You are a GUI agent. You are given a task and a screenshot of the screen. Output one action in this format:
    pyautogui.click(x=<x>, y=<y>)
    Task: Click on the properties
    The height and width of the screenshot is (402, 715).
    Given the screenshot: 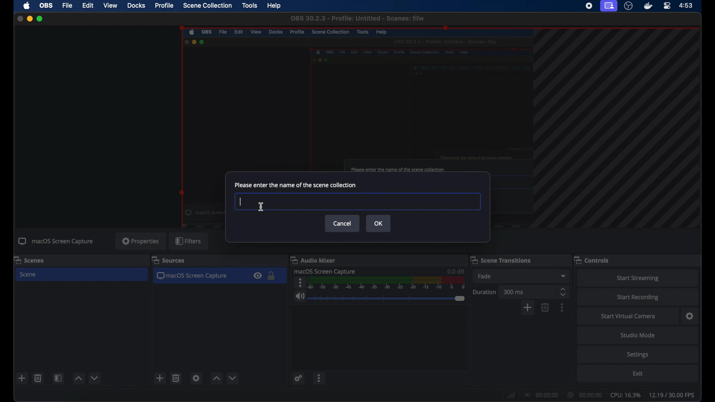 What is the action you would take?
    pyautogui.click(x=140, y=241)
    